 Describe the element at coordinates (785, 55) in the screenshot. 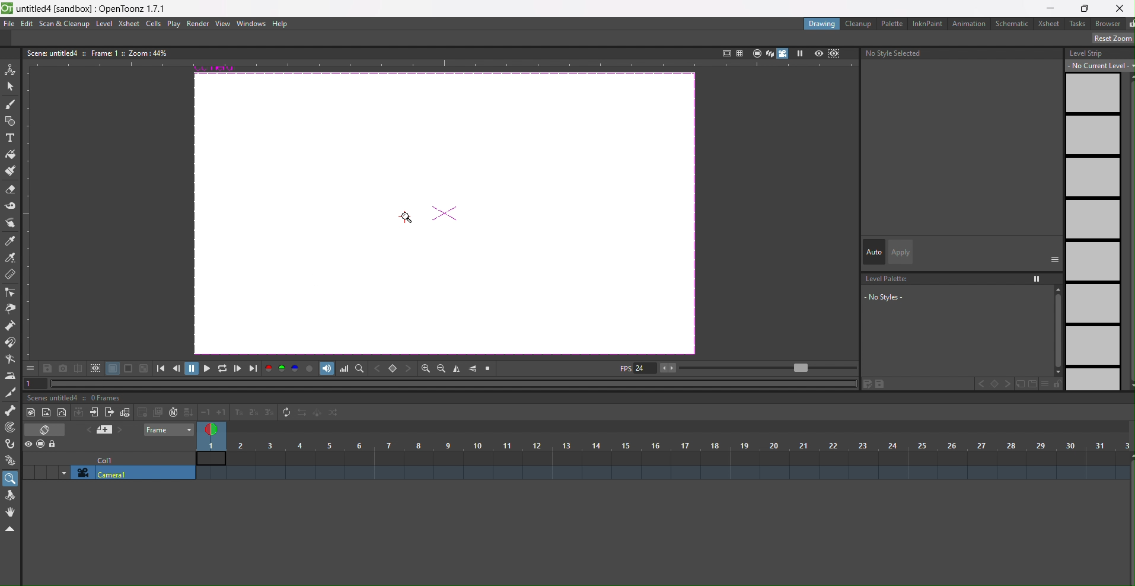

I see `camera toggle view` at that location.